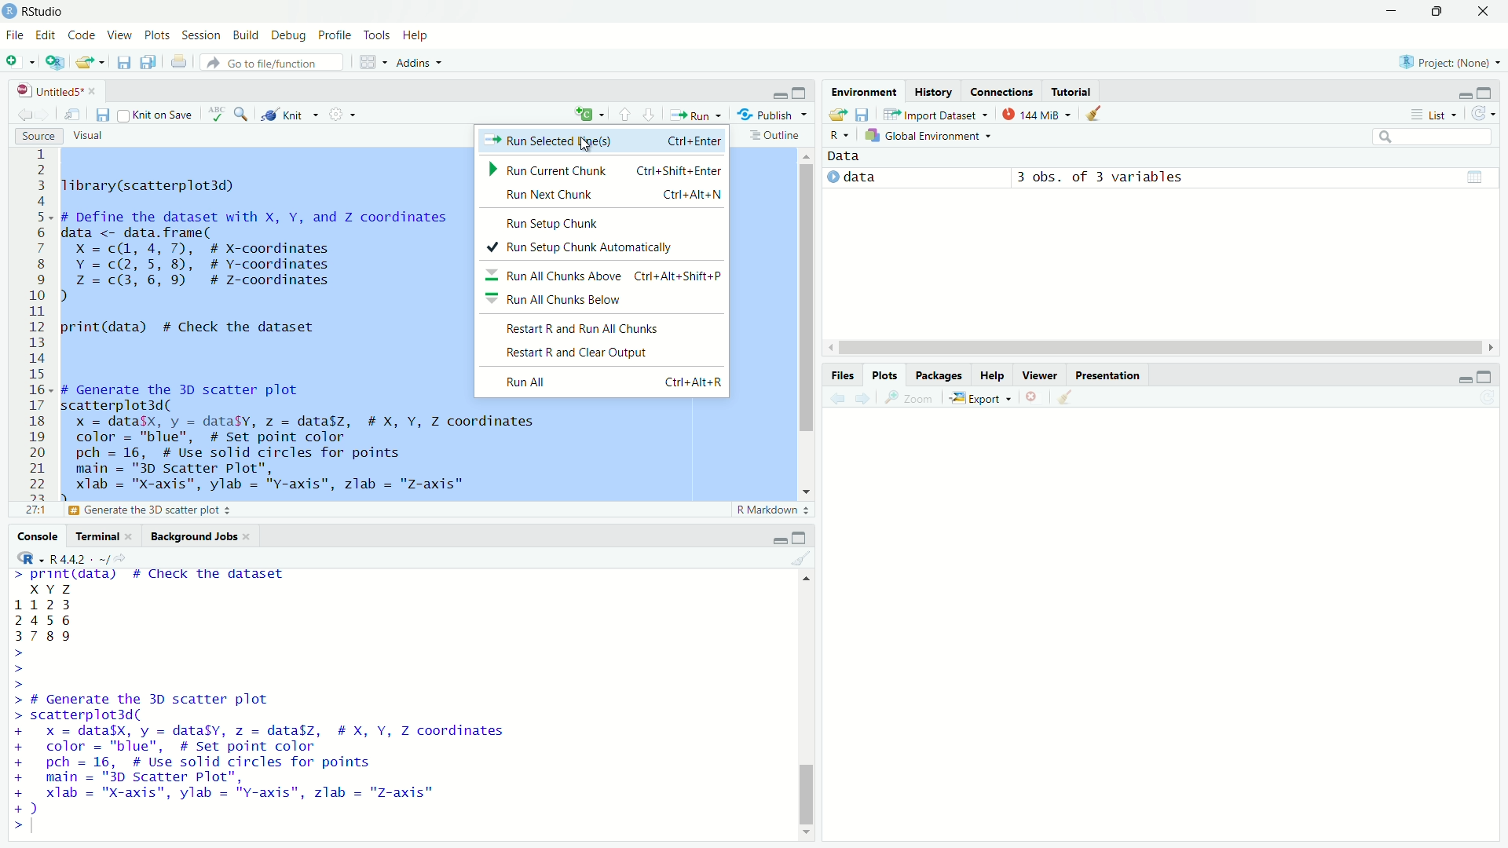  What do you see at coordinates (836, 114) in the screenshot?
I see `load workspace` at bounding box center [836, 114].